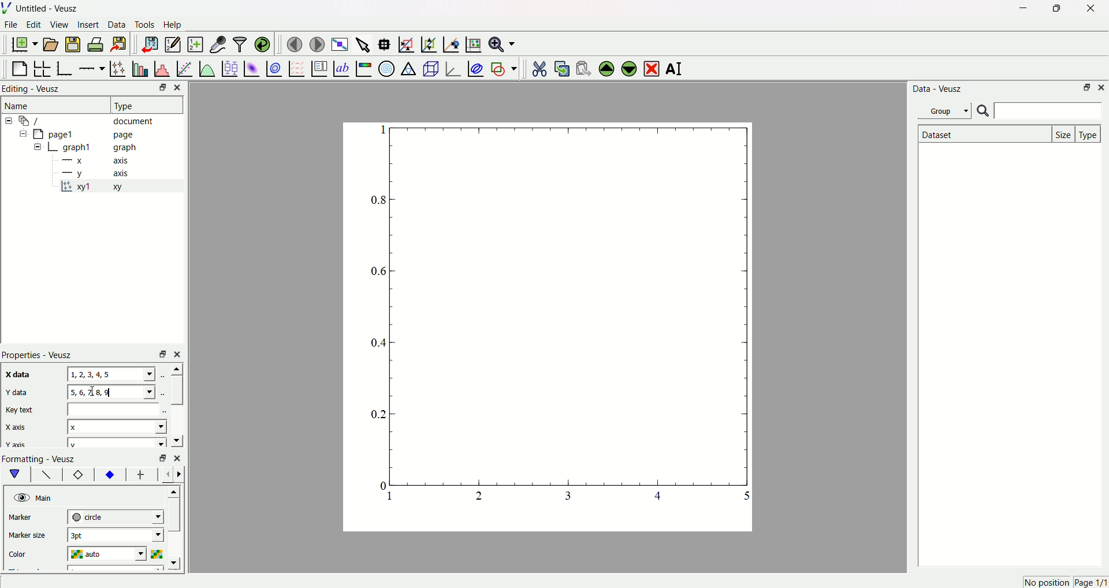 The image size is (1109, 588). Describe the element at coordinates (295, 68) in the screenshot. I see `plot a vector field` at that location.